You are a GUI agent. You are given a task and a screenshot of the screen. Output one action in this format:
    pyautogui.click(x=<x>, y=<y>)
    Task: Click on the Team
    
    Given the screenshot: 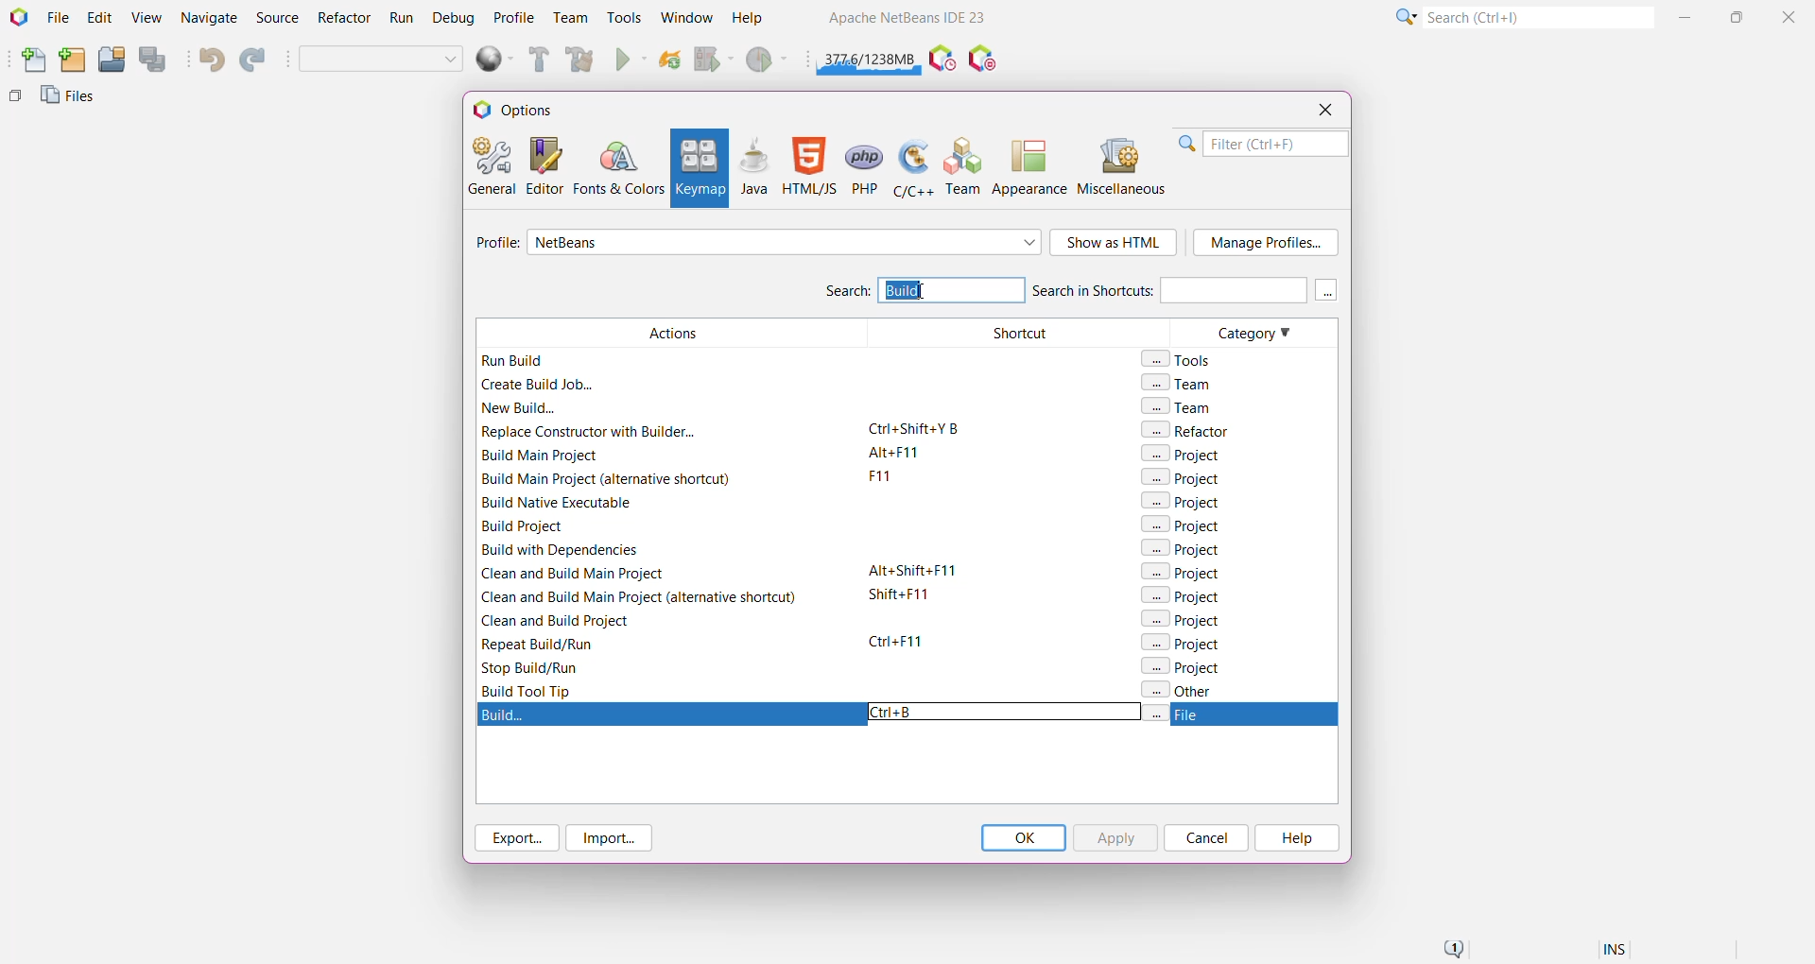 What is the action you would take?
    pyautogui.click(x=964, y=166)
    